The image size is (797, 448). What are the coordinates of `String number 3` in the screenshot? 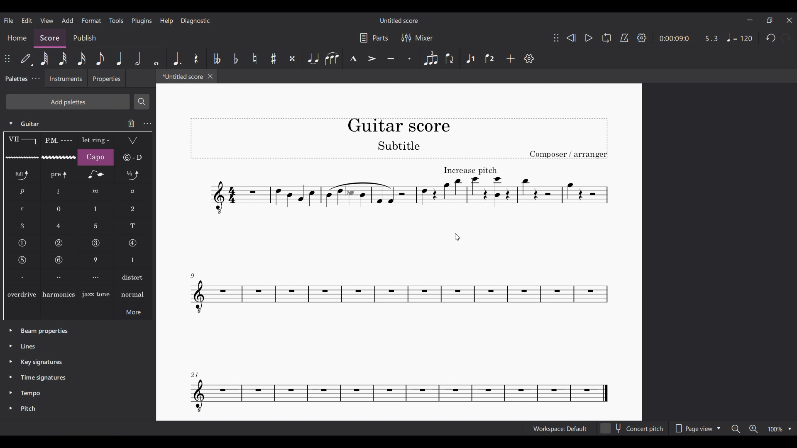 It's located at (96, 243).